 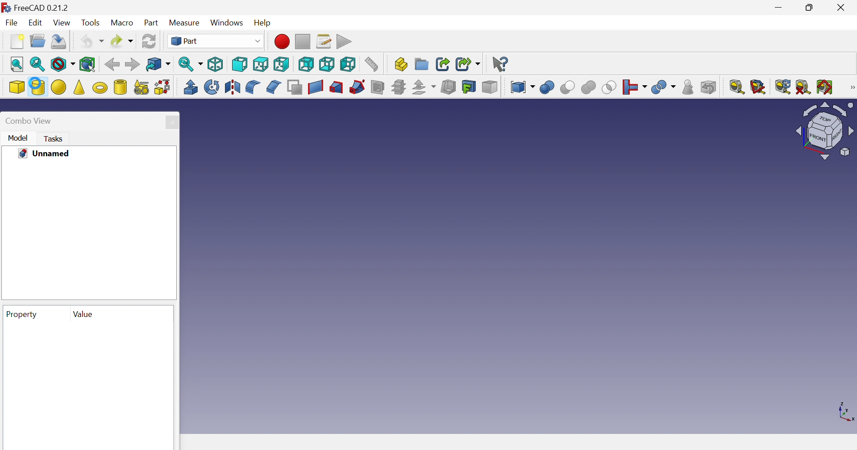 What do you see at coordinates (63, 23) in the screenshot?
I see `View` at bounding box center [63, 23].